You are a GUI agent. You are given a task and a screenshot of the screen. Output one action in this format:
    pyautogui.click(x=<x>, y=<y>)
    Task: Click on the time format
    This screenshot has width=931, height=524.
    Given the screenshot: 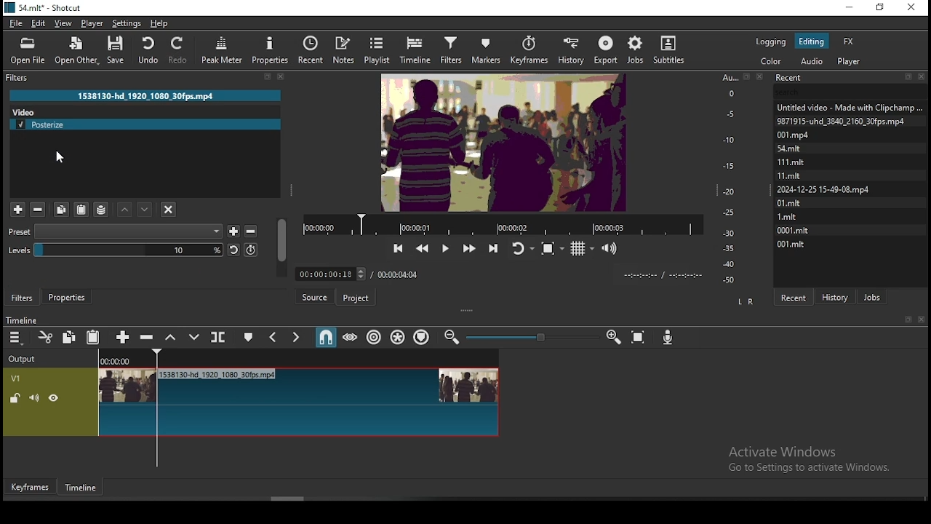 What is the action you would take?
    pyautogui.click(x=661, y=274)
    